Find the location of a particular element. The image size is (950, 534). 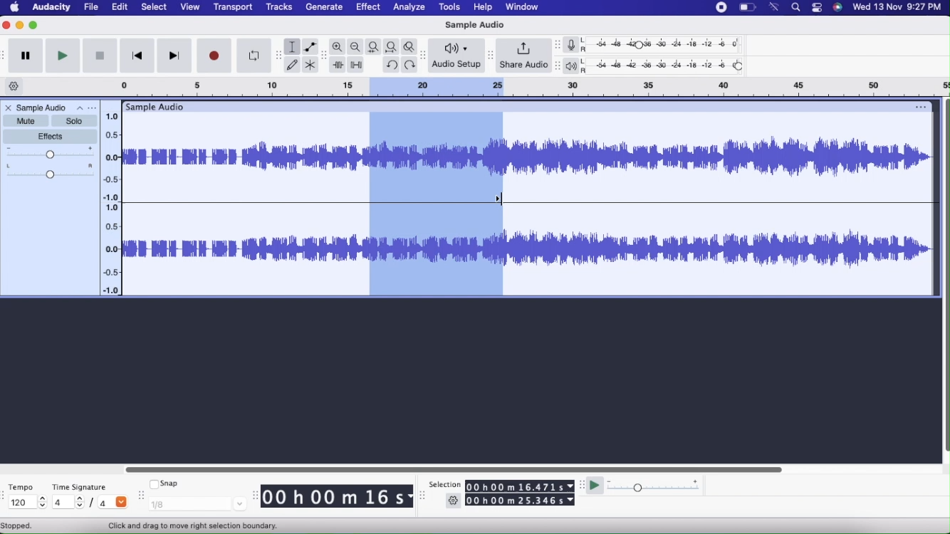

transport is located at coordinates (234, 8).